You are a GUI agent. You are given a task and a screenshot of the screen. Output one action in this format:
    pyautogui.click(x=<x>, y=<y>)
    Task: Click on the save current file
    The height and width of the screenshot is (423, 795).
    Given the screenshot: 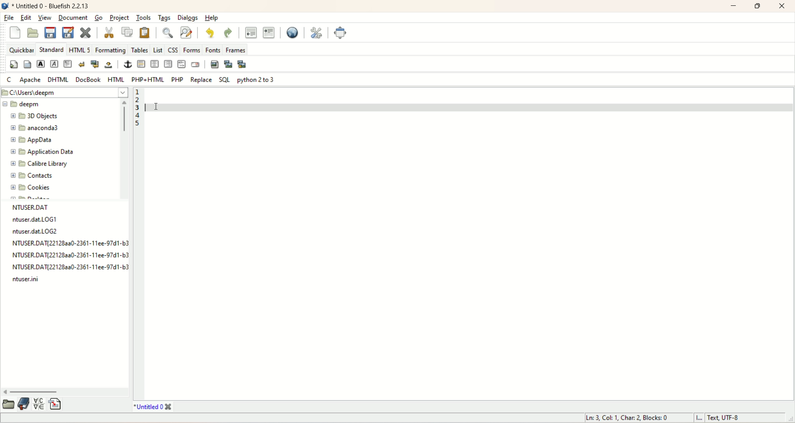 What is the action you would take?
    pyautogui.click(x=51, y=33)
    